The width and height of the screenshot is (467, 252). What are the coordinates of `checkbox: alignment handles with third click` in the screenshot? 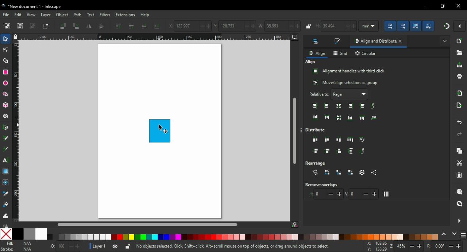 It's located at (349, 71).